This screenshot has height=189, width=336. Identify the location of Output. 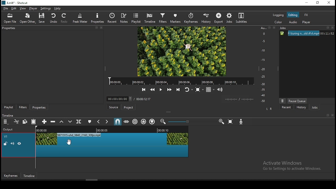
(8, 129).